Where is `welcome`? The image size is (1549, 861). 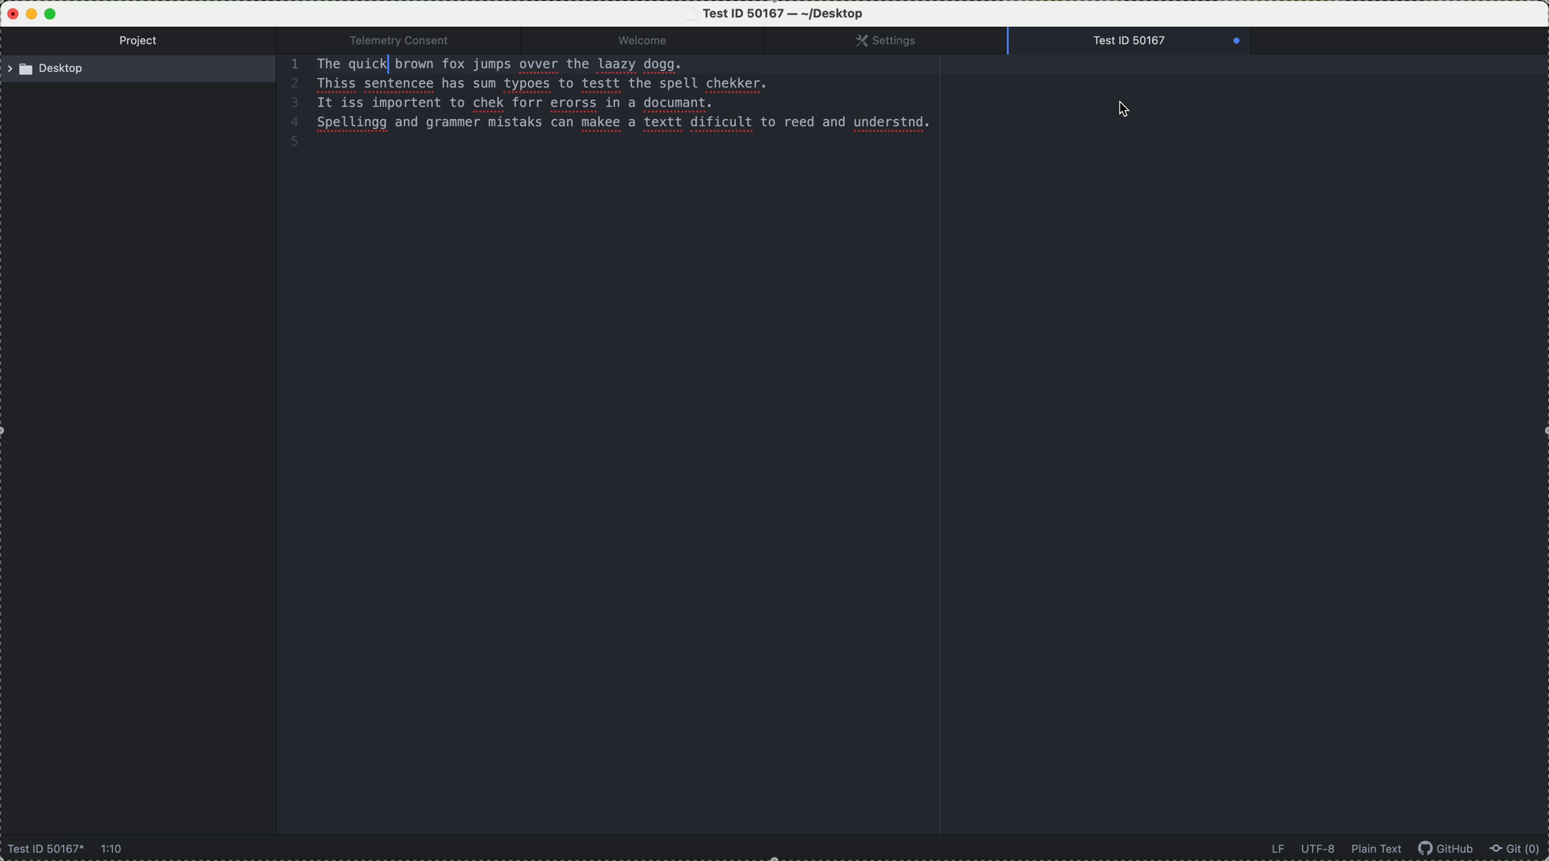
welcome is located at coordinates (662, 41).